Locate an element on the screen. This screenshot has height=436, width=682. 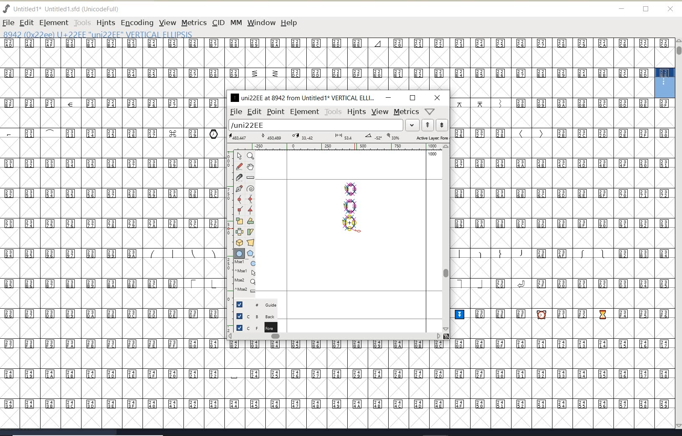
TOOLS is located at coordinates (82, 23).